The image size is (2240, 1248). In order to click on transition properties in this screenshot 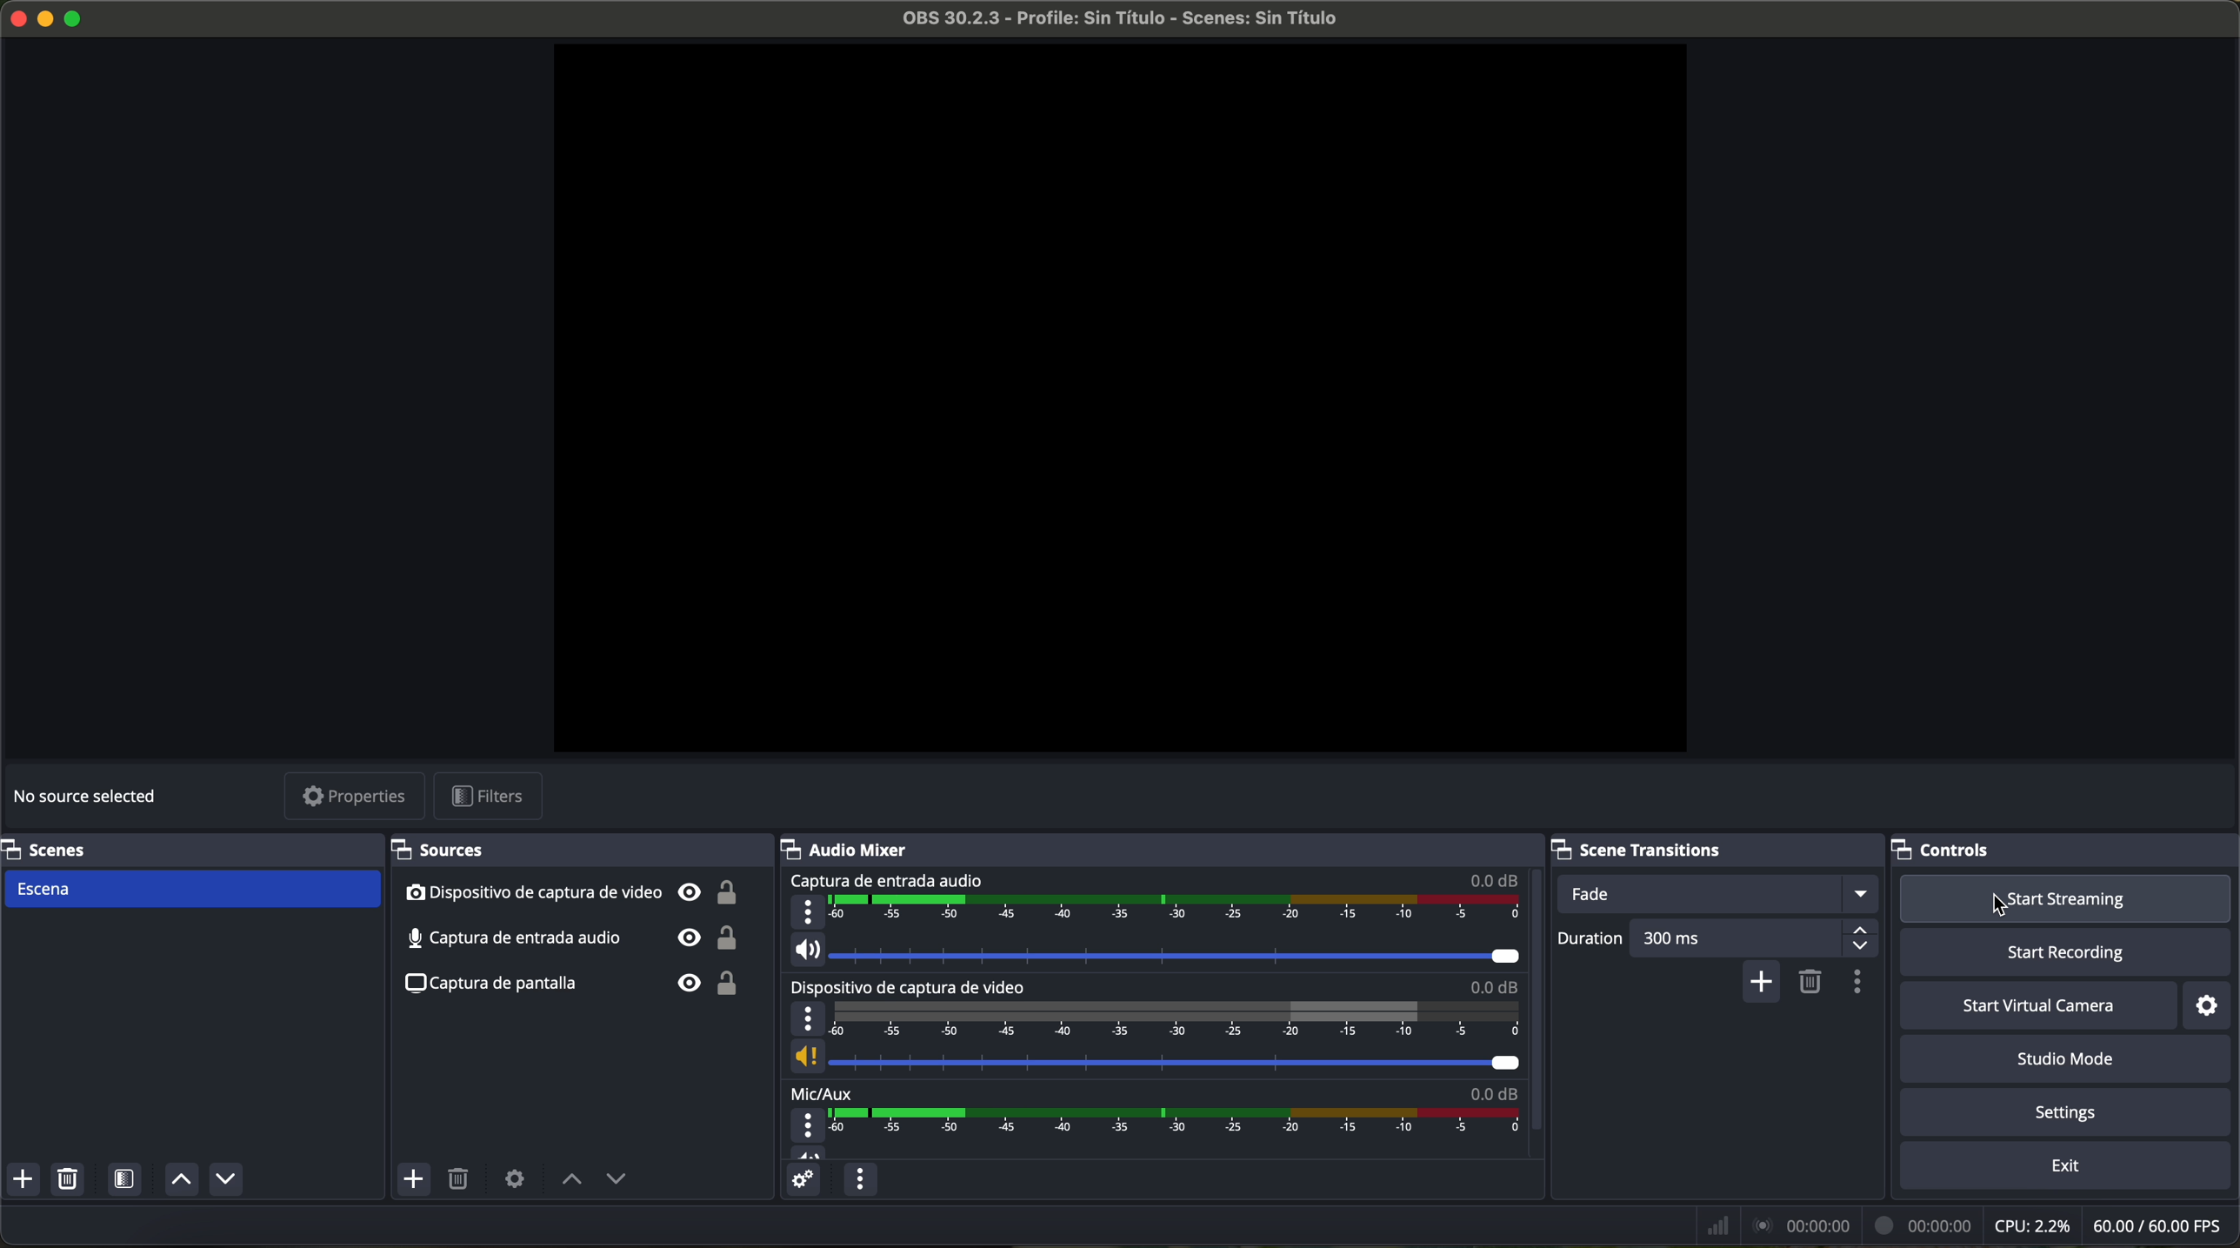, I will do `click(1856, 984)`.